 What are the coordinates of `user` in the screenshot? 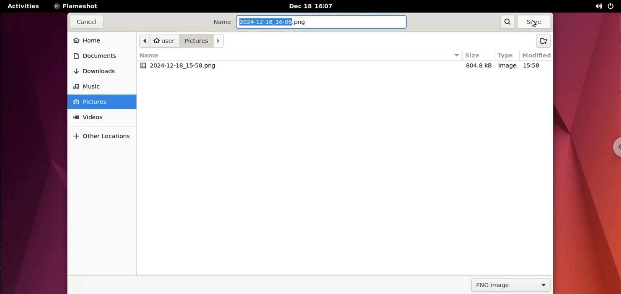 It's located at (166, 40).